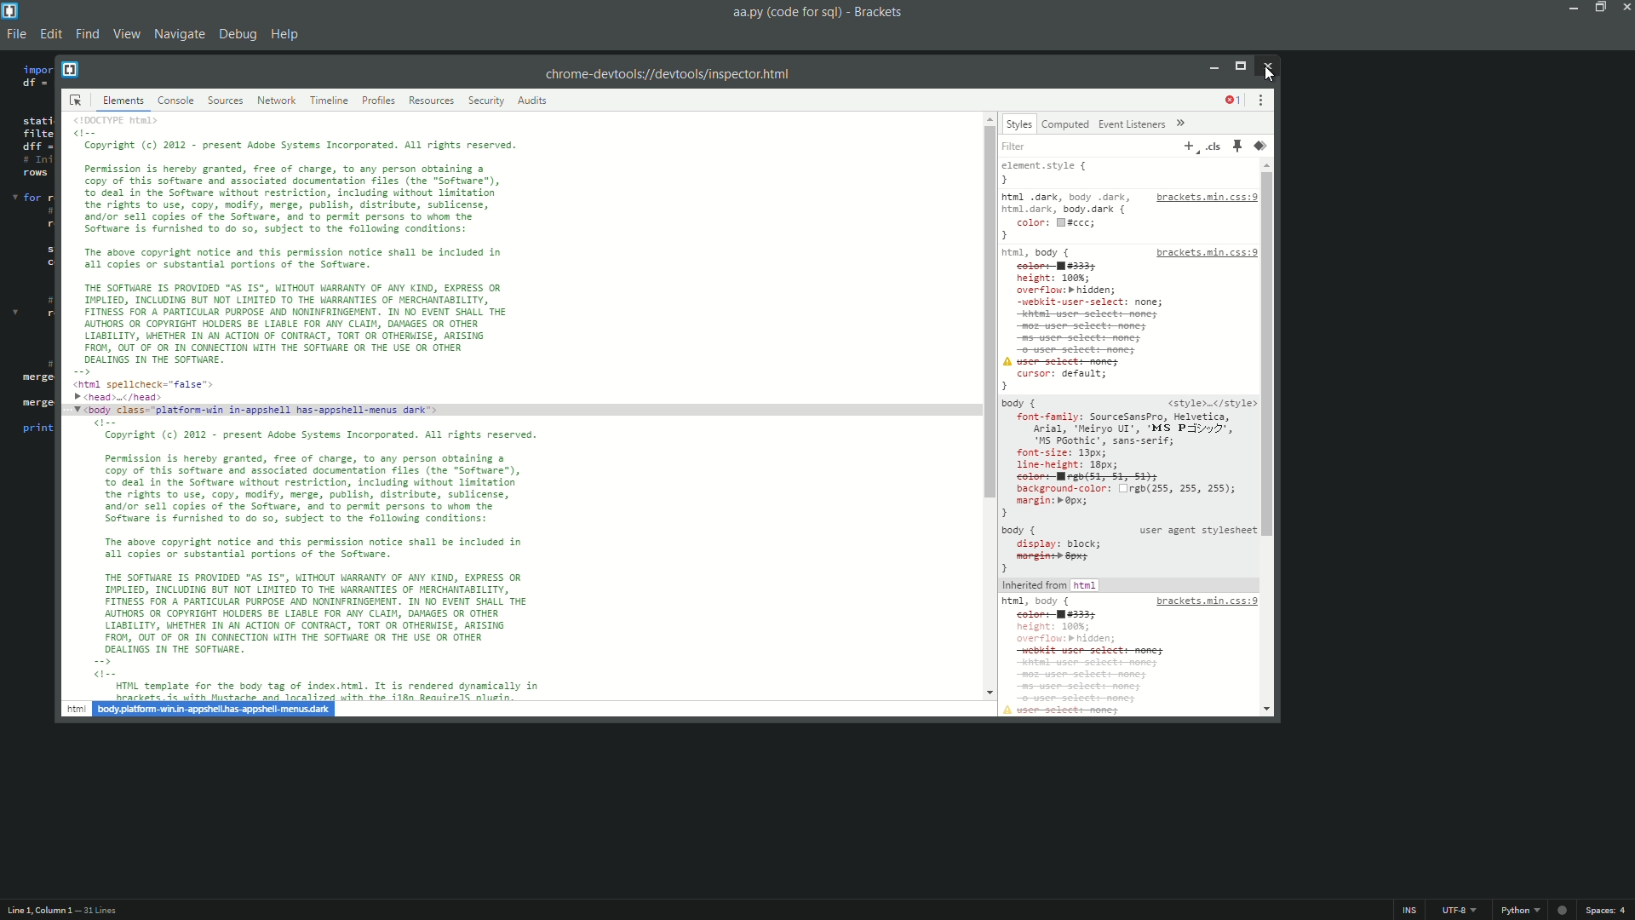 The width and height of the screenshot is (1635, 920). What do you see at coordinates (1608, 908) in the screenshot?
I see `spaces : 4` at bounding box center [1608, 908].